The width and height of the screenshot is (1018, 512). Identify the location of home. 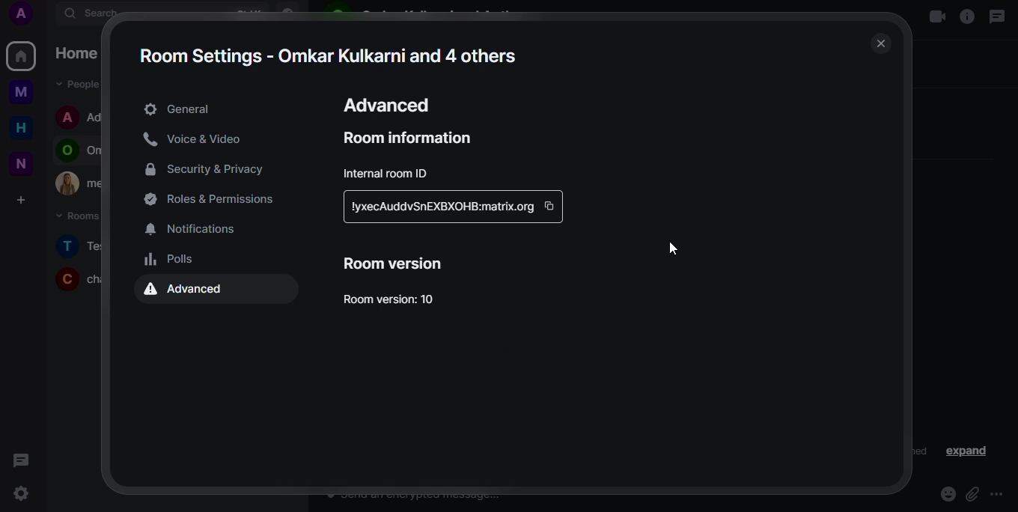
(20, 129).